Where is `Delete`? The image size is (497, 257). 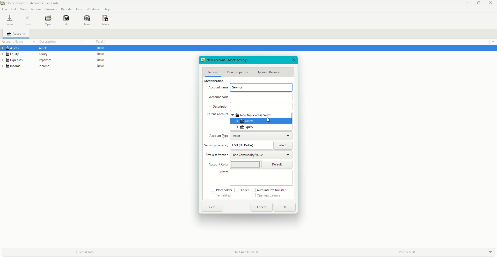 Delete is located at coordinates (105, 20).